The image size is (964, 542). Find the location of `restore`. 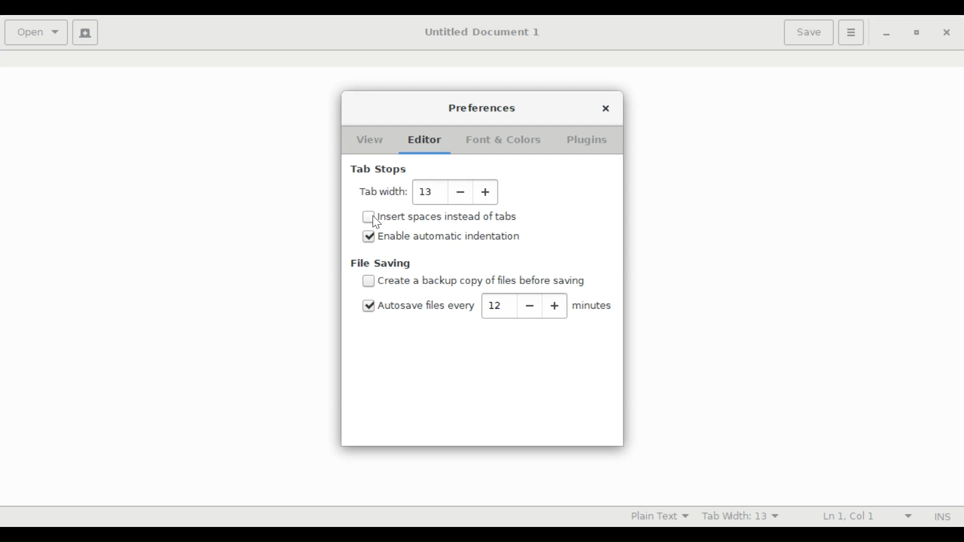

restore is located at coordinates (915, 32).